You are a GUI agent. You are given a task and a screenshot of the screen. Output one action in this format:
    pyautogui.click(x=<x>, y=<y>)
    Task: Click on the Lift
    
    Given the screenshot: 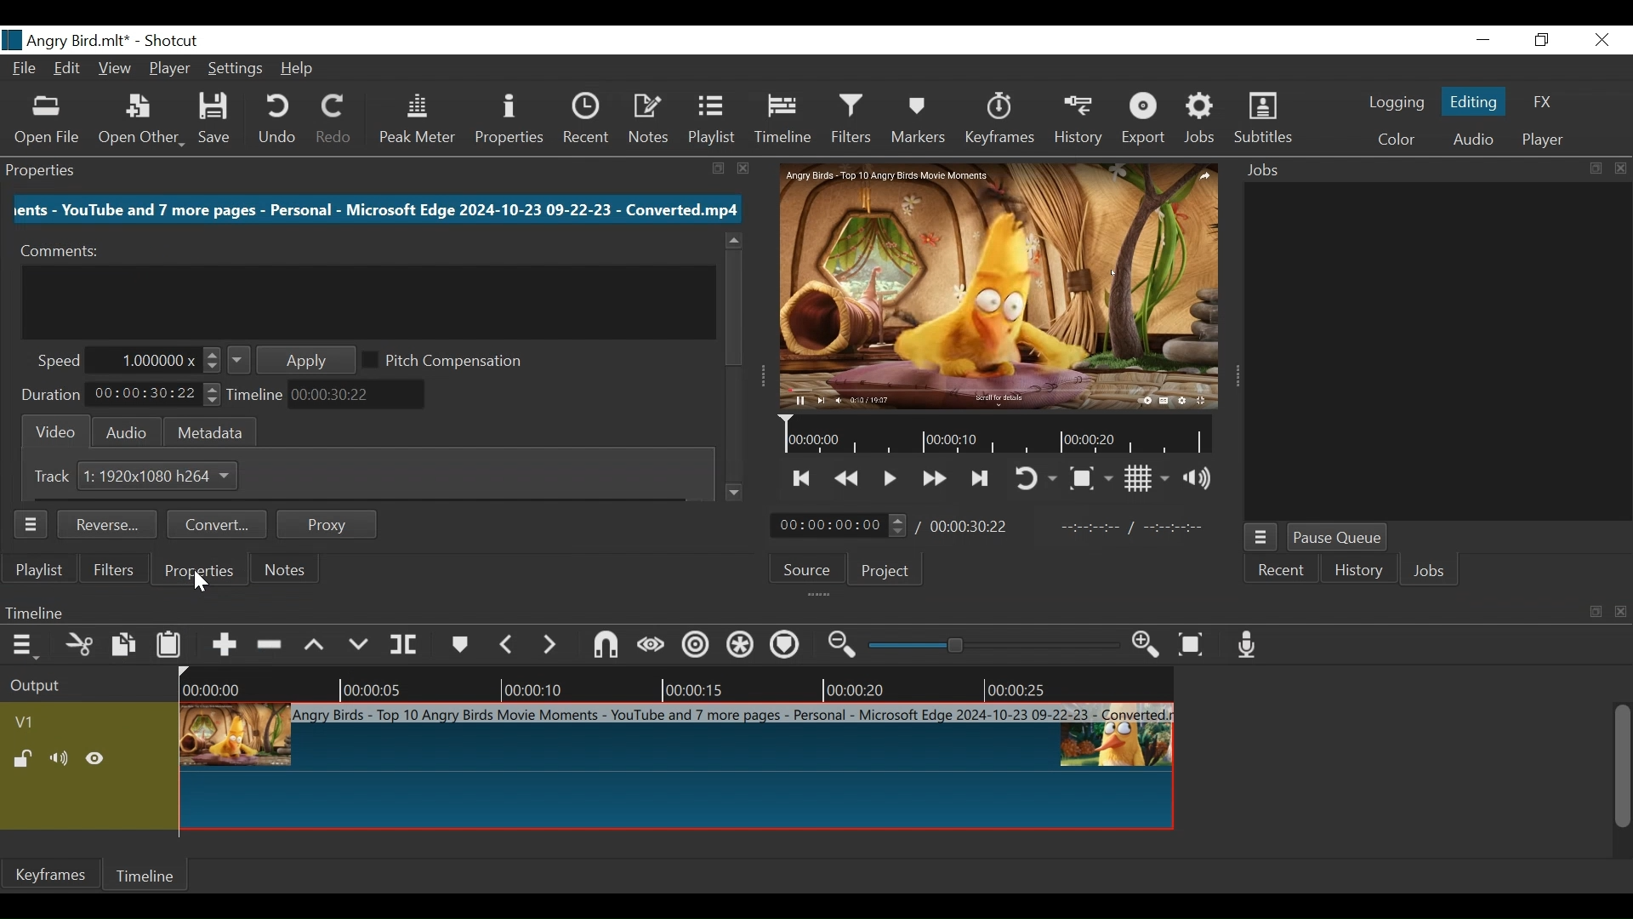 What is the action you would take?
    pyautogui.click(x=319, y=645)
    